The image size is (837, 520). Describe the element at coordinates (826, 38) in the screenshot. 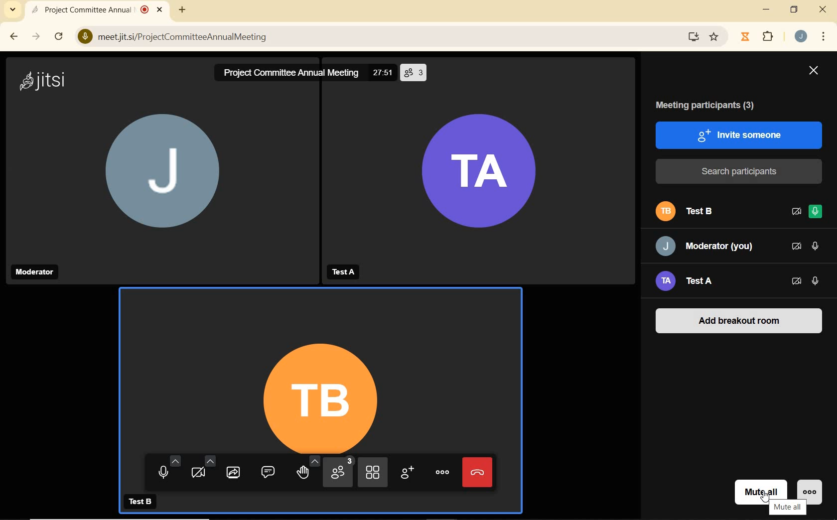

I see `CUSTOMIZE GOOGLE CHROME` at that location.